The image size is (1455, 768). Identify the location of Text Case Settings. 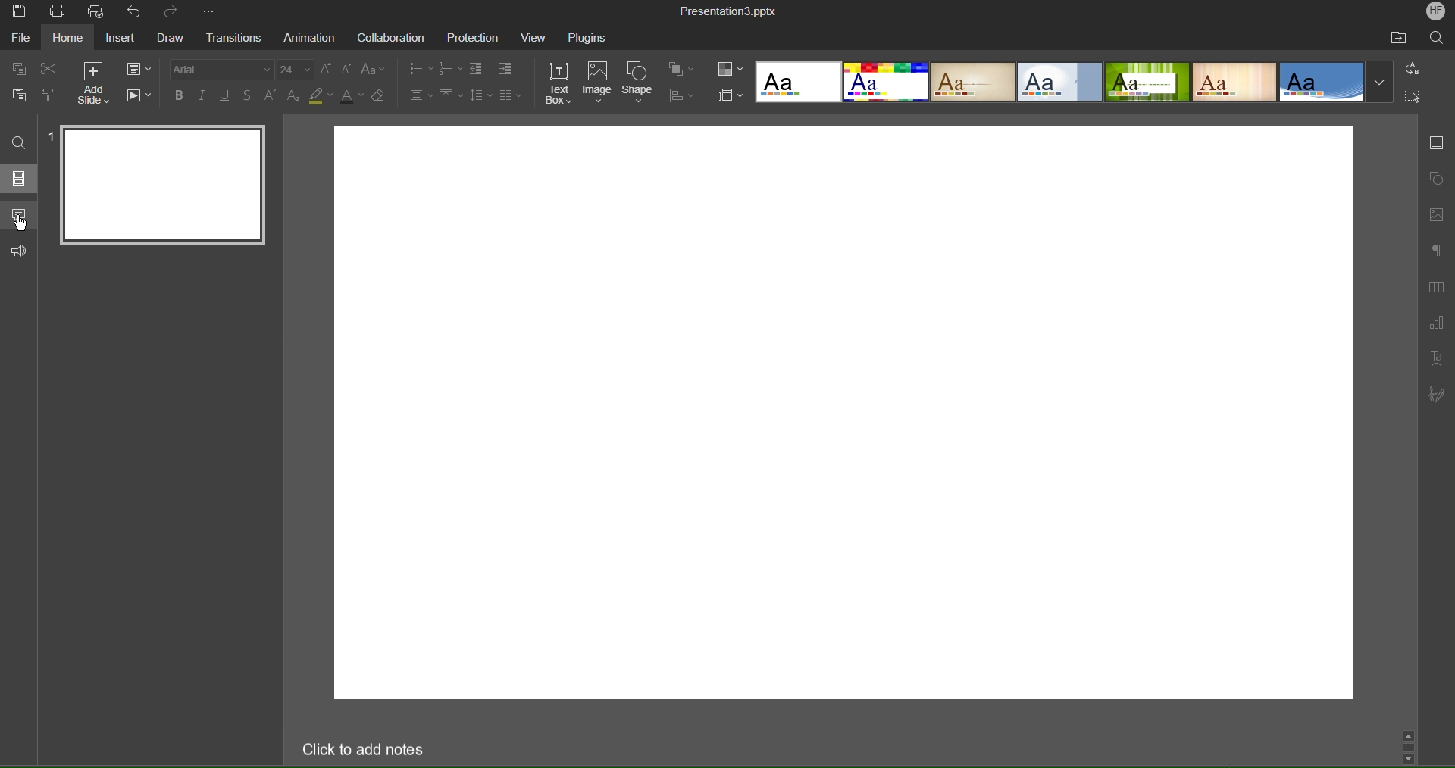
(372, 72).